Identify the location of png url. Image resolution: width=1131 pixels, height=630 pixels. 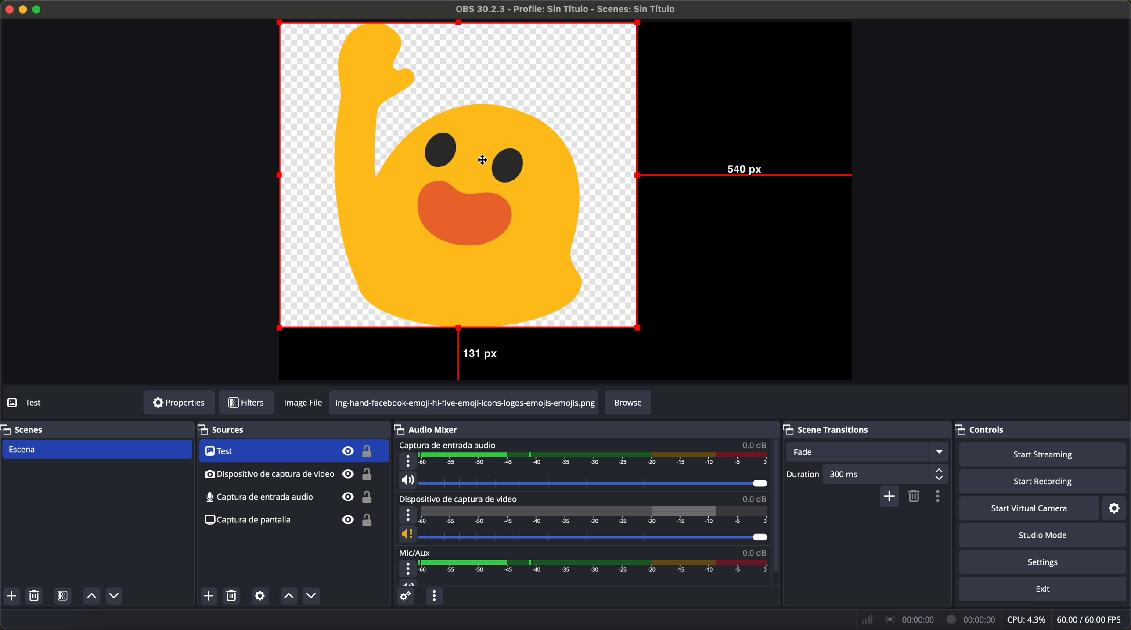
(464, 402).